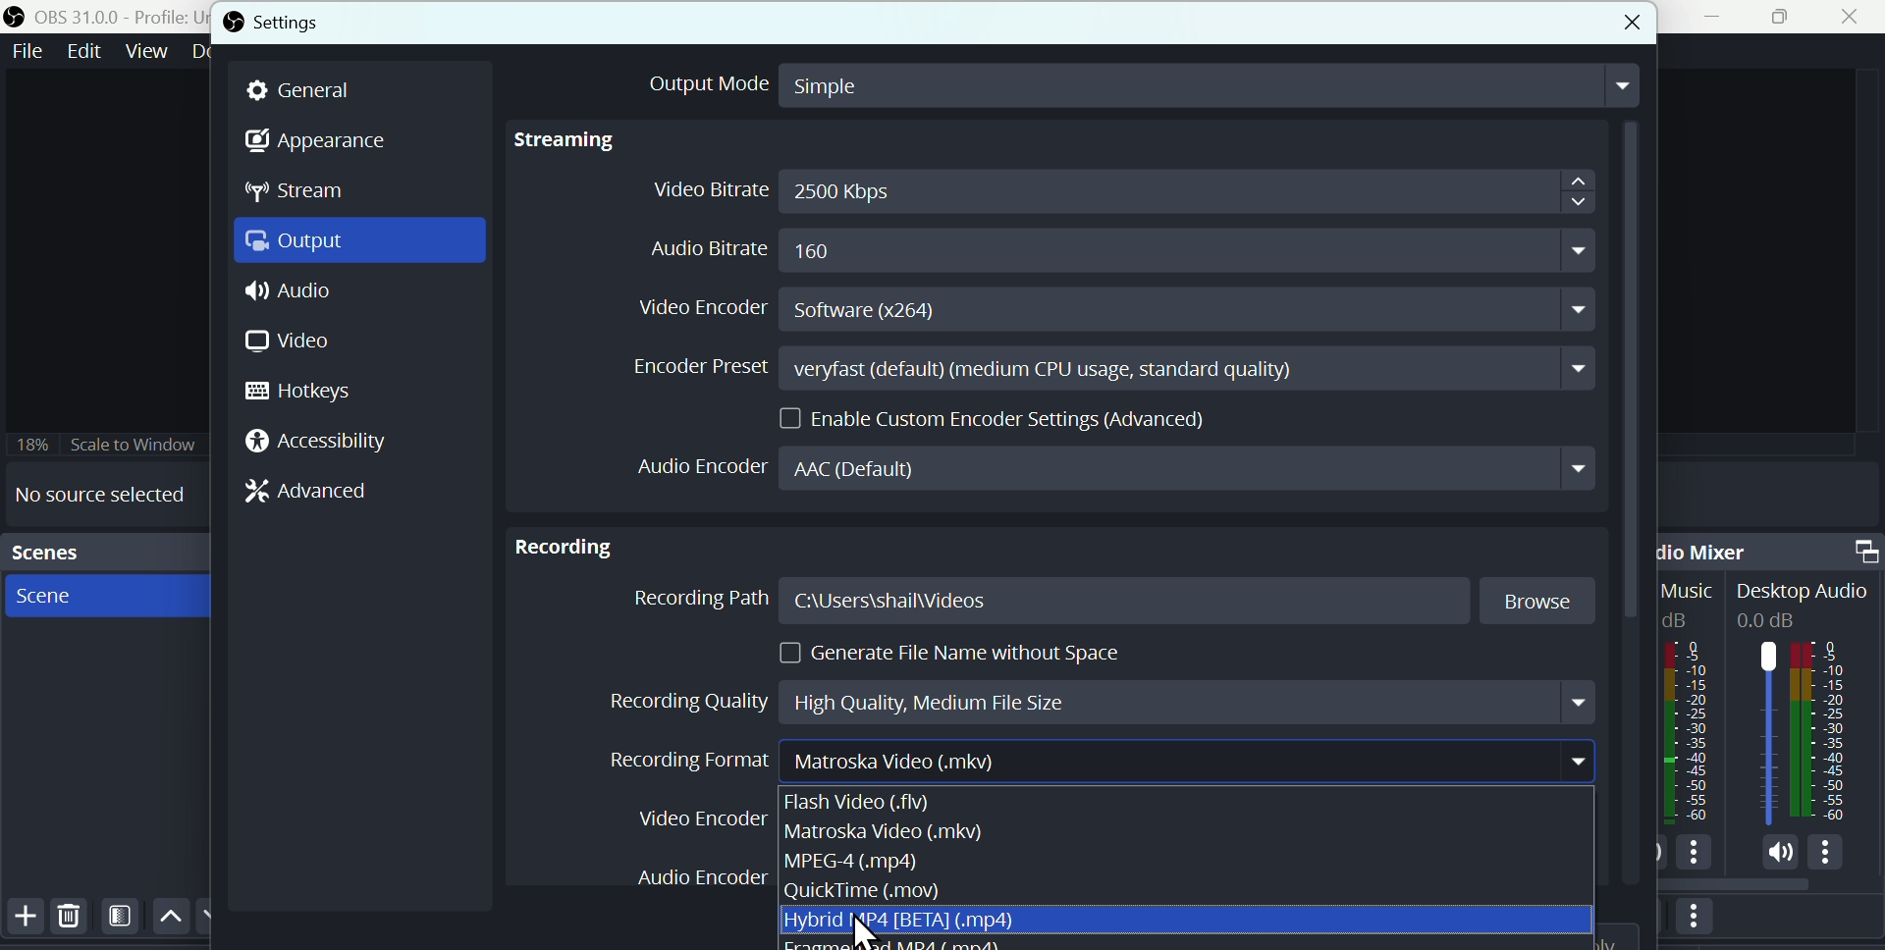  Describe the element at coordinates (1768, 736) in the screenshot. I see `Audiobar` at that location.